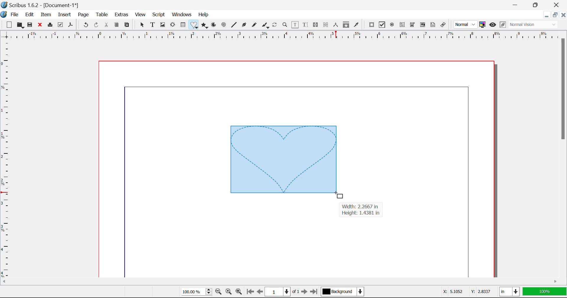 The height and width of the screenshot is (298, 567). Describe the element at coordinates (282, 292) in the screenshot. I see `1 of 1` at that location.